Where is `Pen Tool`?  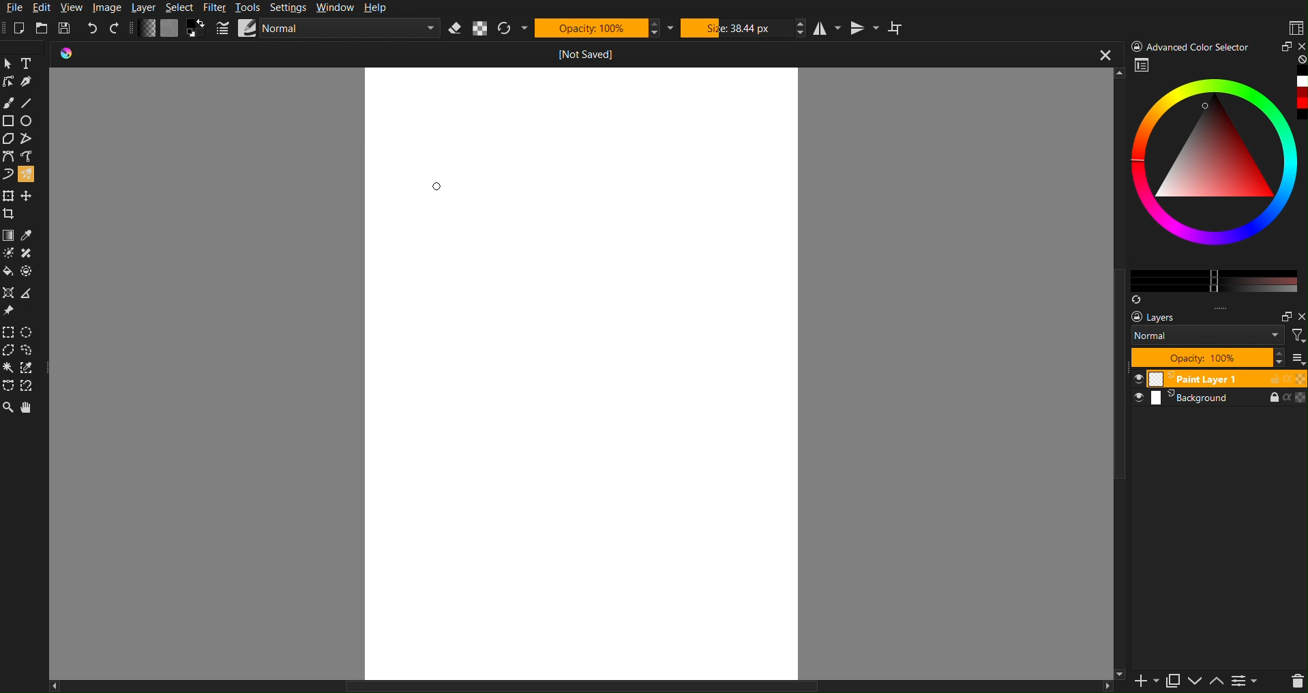
Pen Tool is located at coordinates (30, 82).